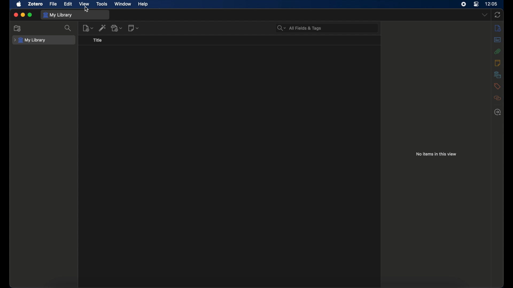 Image resolution: width=513 pixels, height=288 pixels. Describe the element at coordinates (15, 15) in the screenshot. I see `close` at that location.